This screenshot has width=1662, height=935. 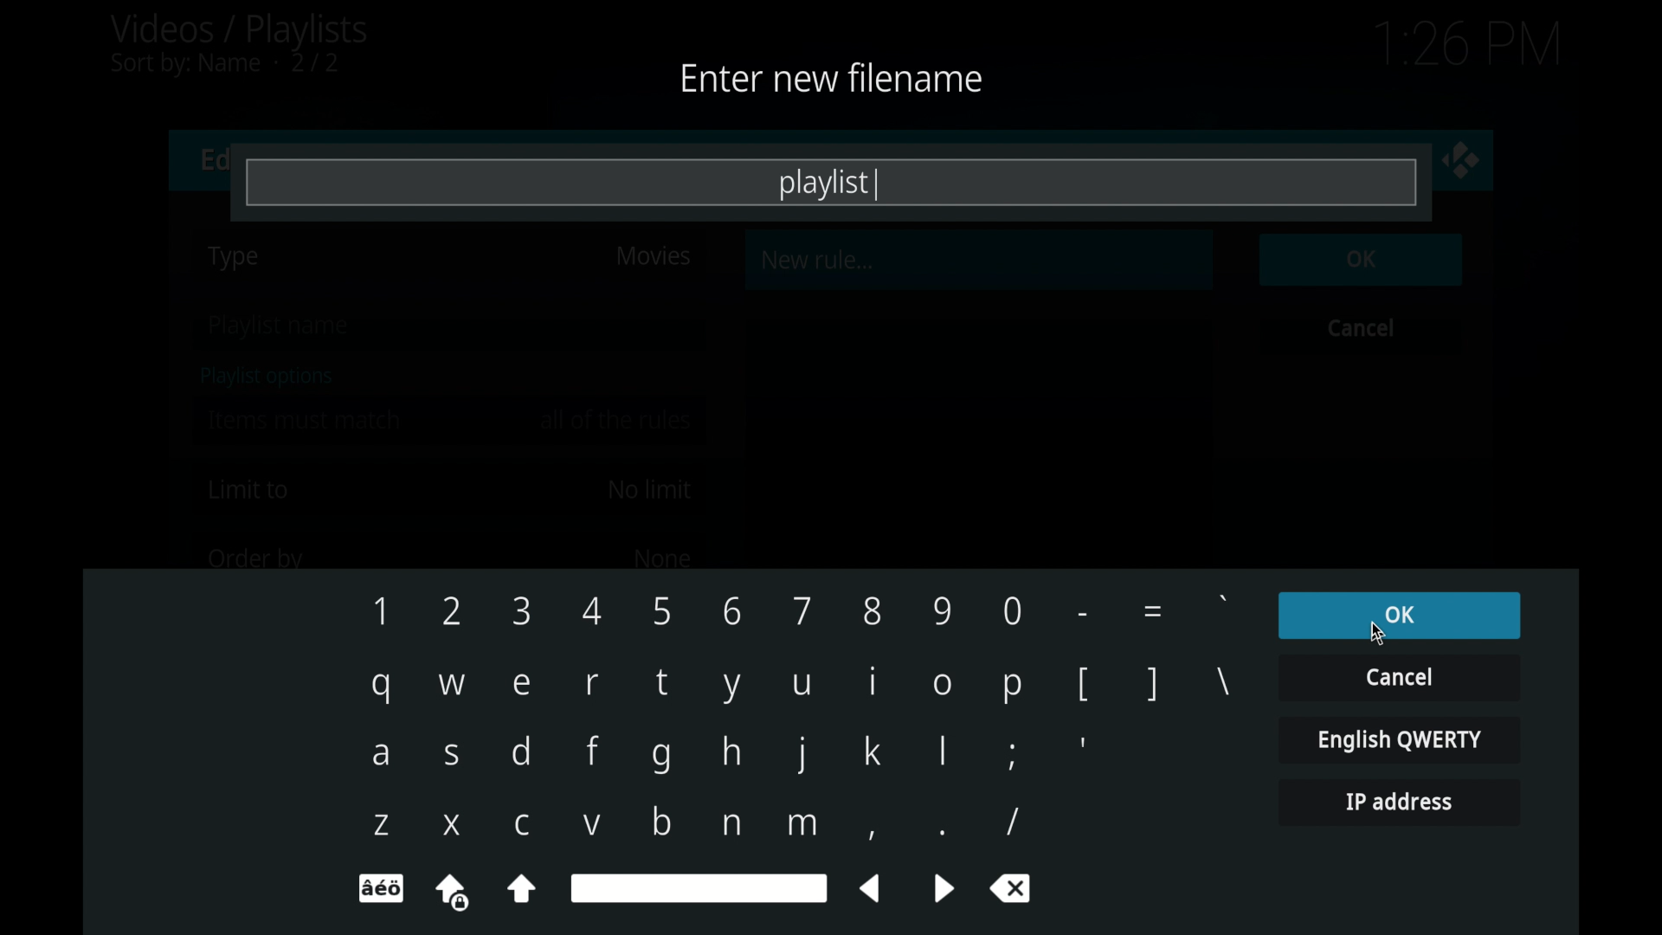 What do you see at coordinates (800, 750) in the screenshot?
I see `screen keyboard` at bounding box center [800, 750].